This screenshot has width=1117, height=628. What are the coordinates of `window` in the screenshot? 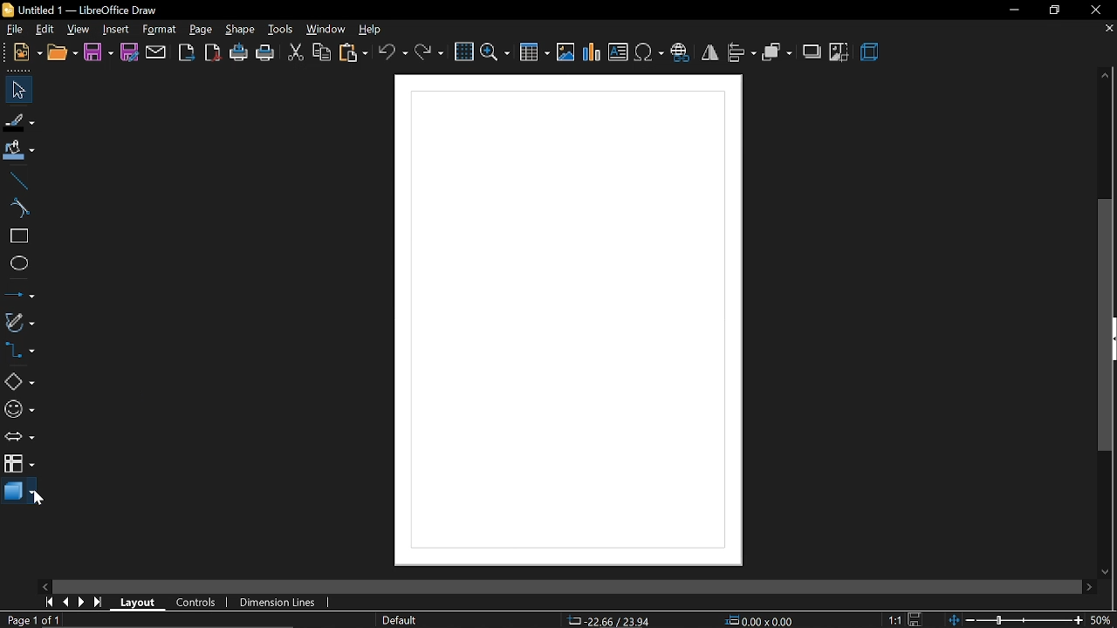 It's located at (326, 31).